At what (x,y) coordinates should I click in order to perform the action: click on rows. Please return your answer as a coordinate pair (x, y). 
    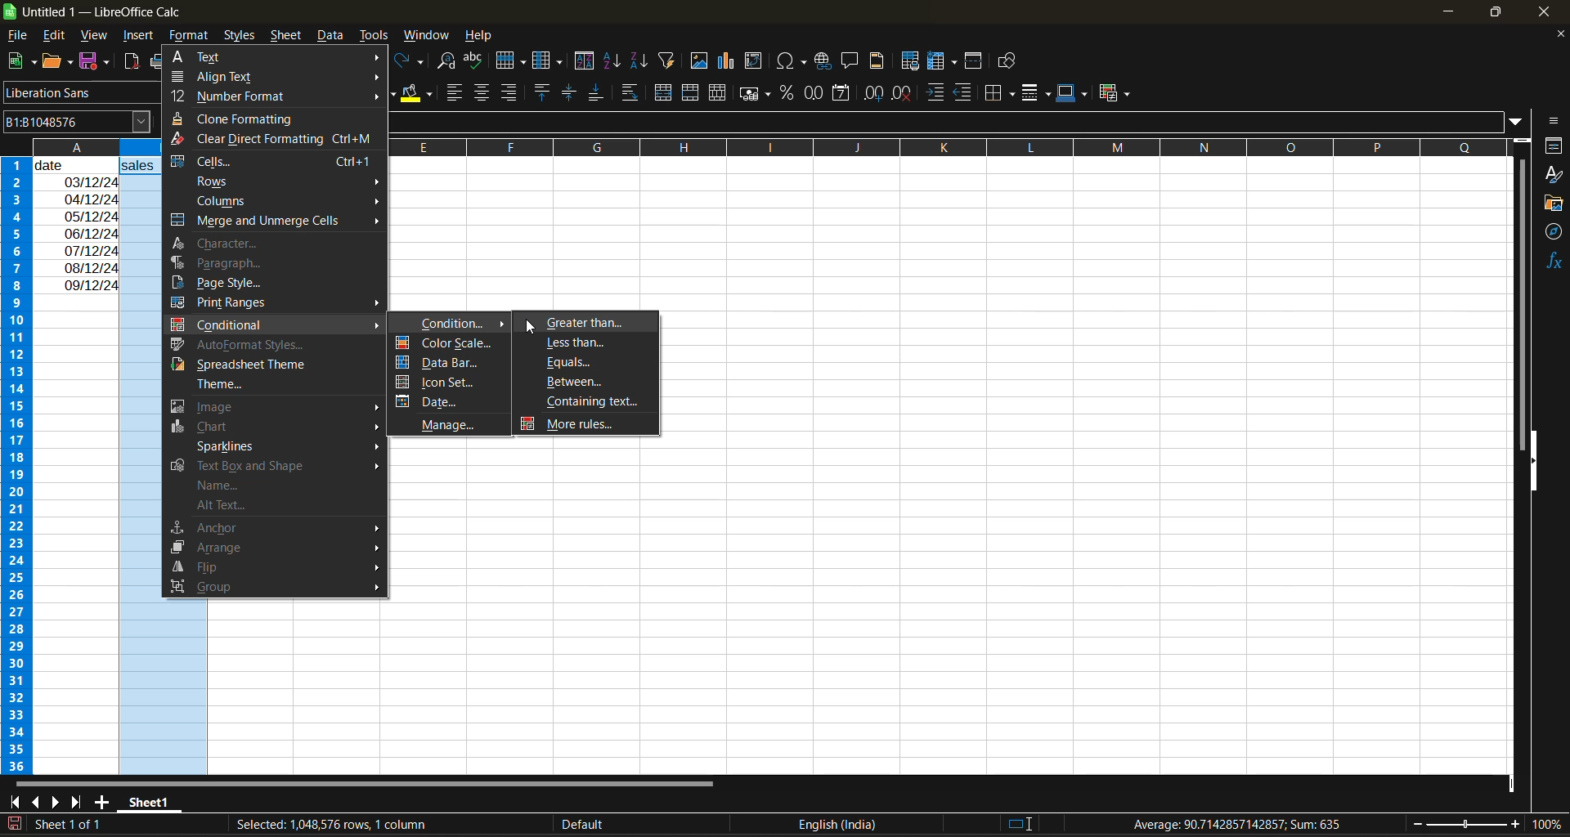
    Looking at the image, I should click on (939, 145).